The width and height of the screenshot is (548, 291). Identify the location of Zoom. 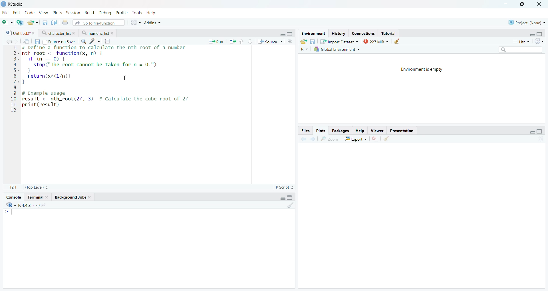
(331, 139).